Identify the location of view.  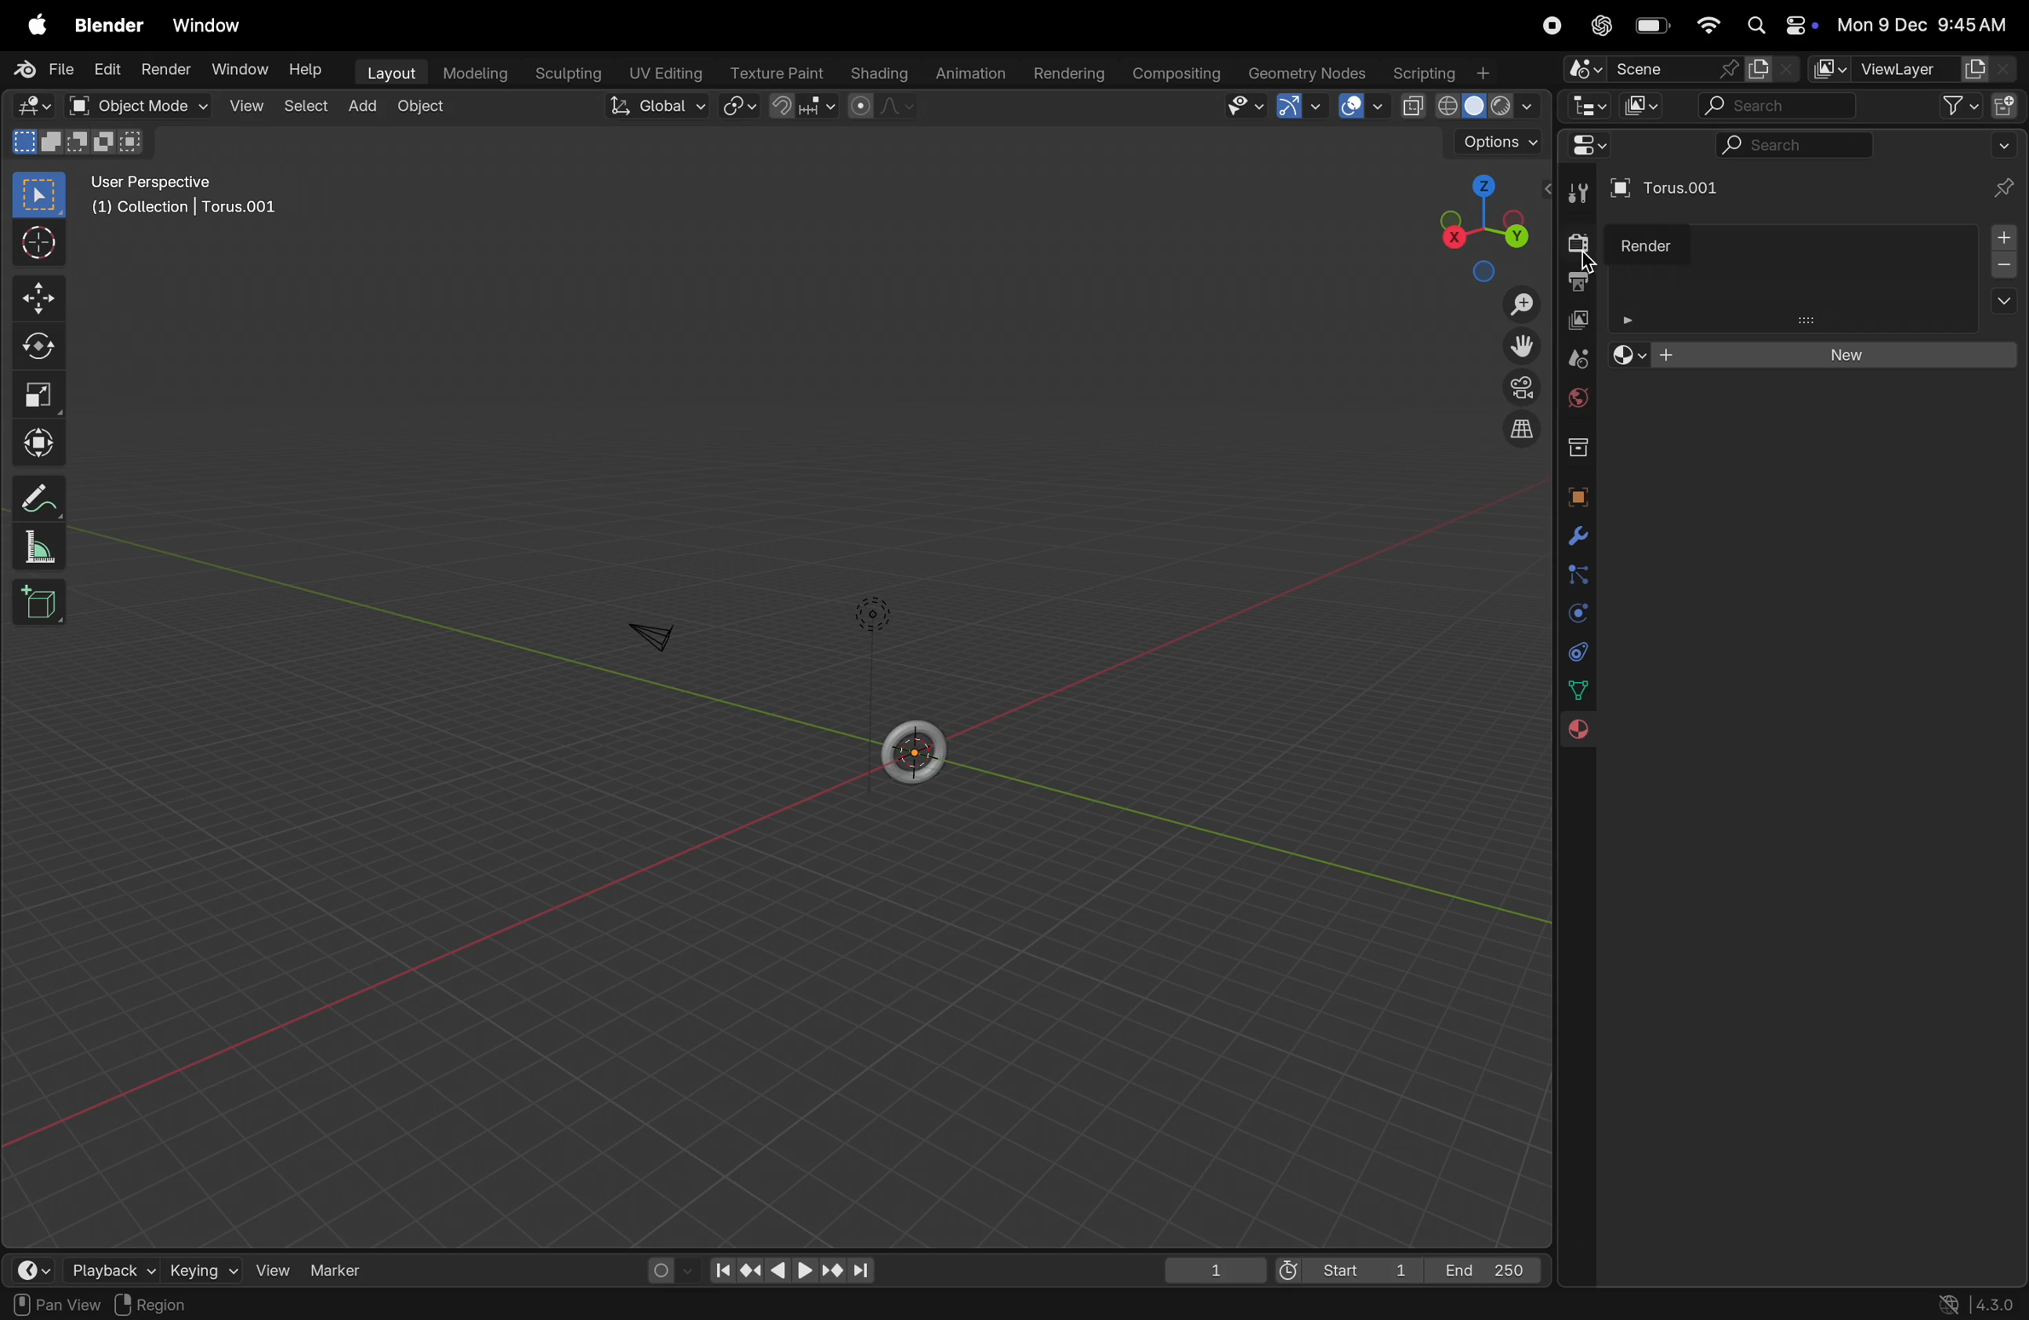
(1251, 107).